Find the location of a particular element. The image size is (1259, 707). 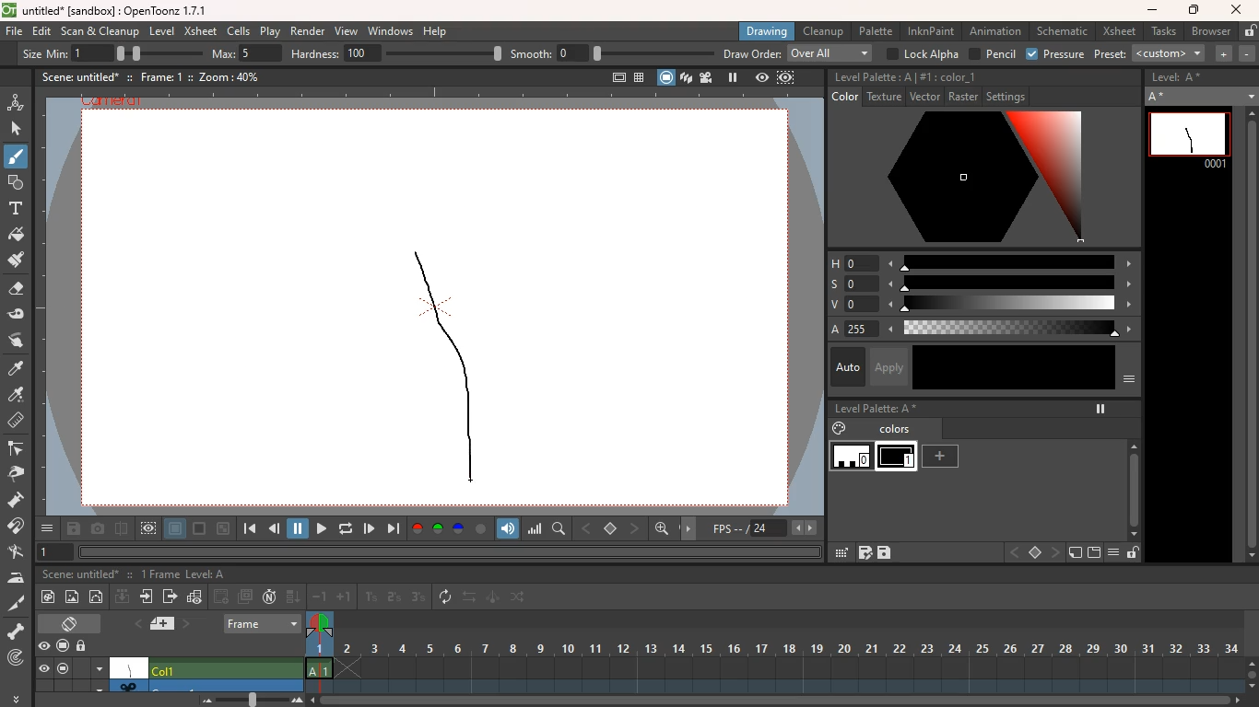

A * is located at coordinates (1201, 96).